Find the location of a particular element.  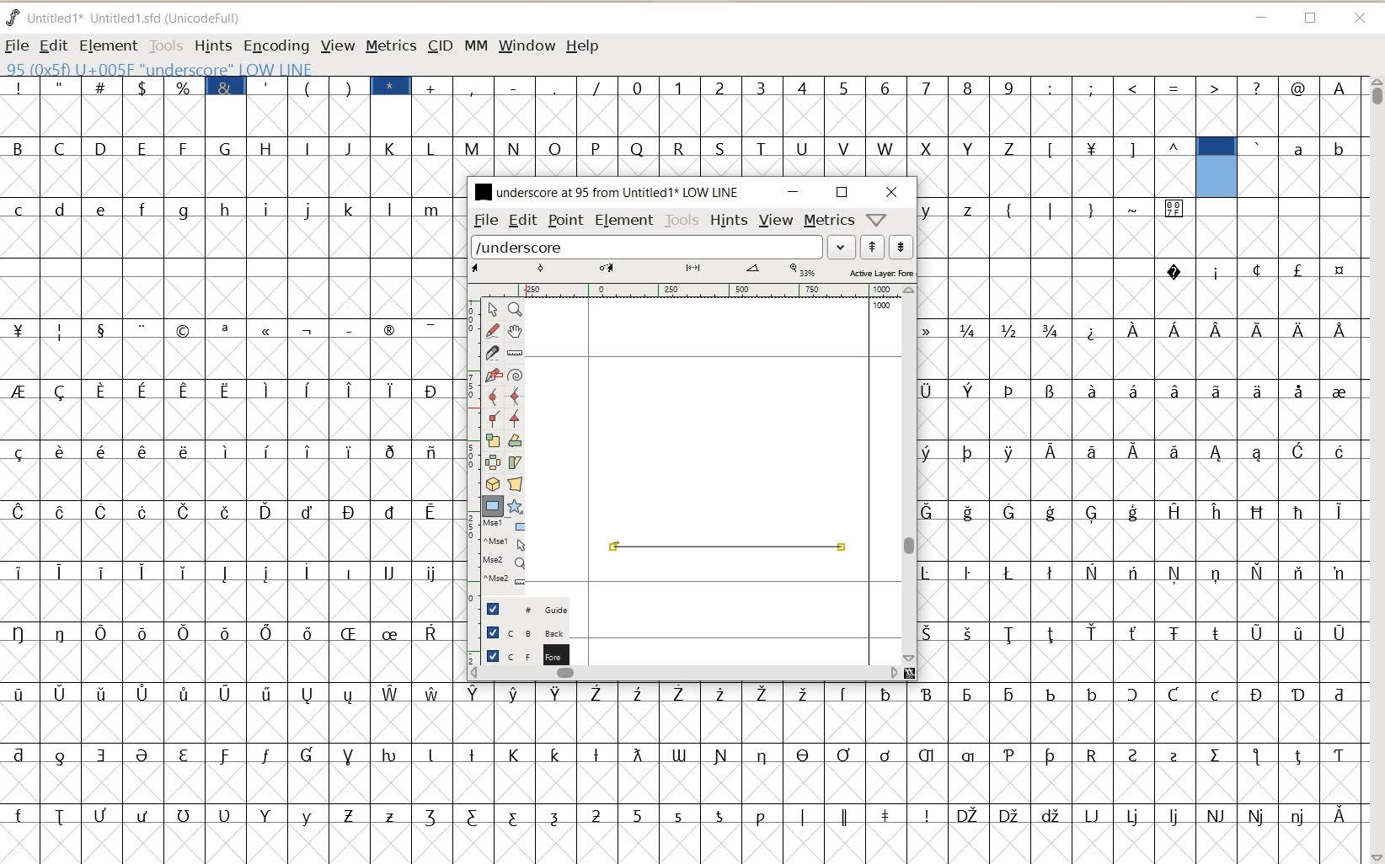

GLYPHY INFO is located at coordinates (263, 67).